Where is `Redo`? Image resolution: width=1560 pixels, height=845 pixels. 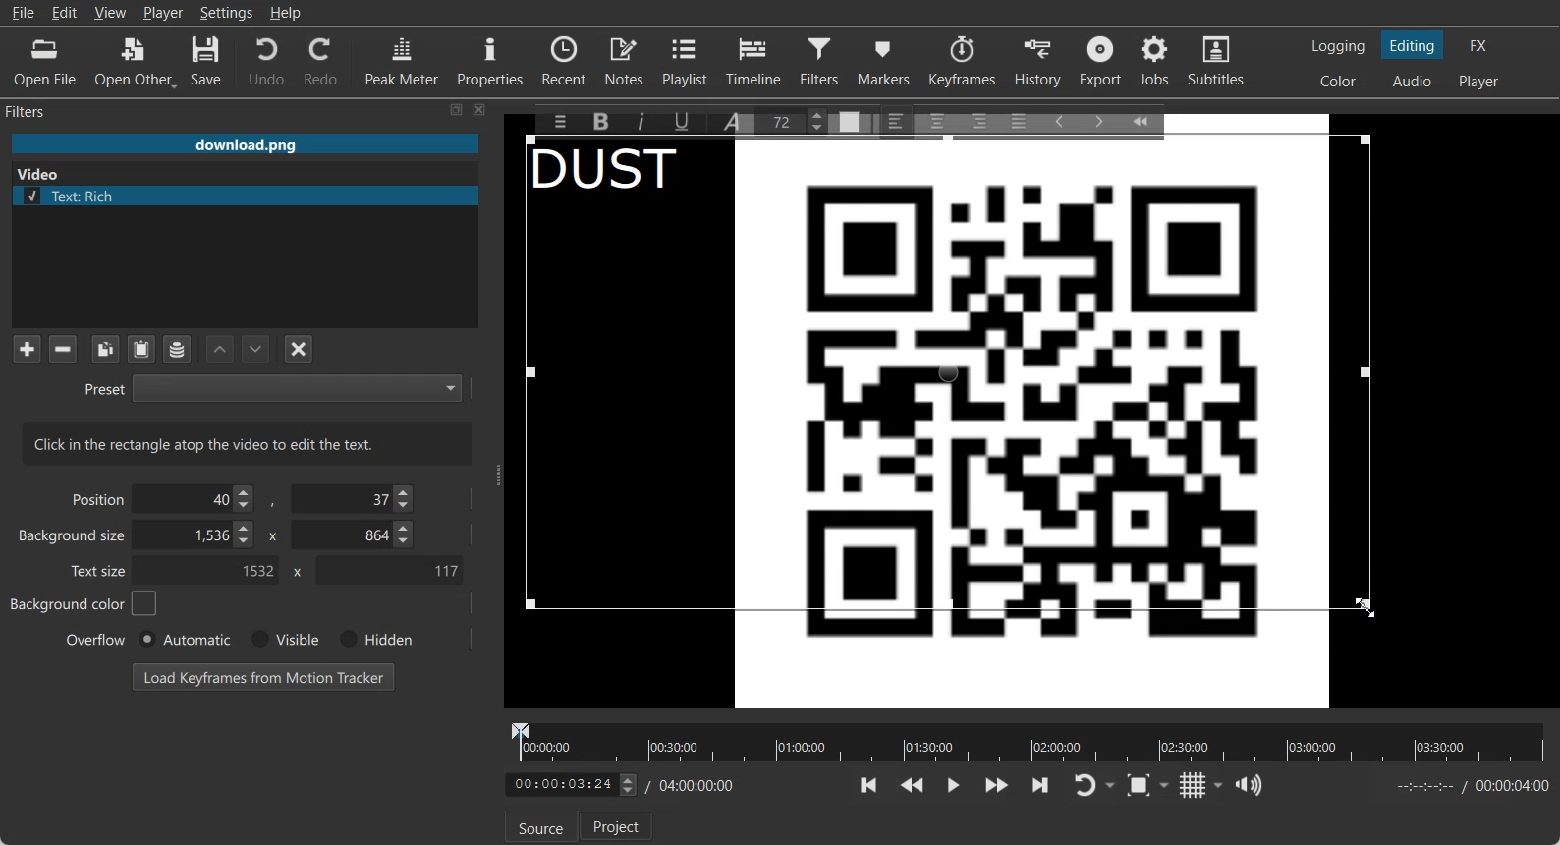
Redo is located at coordinates (322, 61).